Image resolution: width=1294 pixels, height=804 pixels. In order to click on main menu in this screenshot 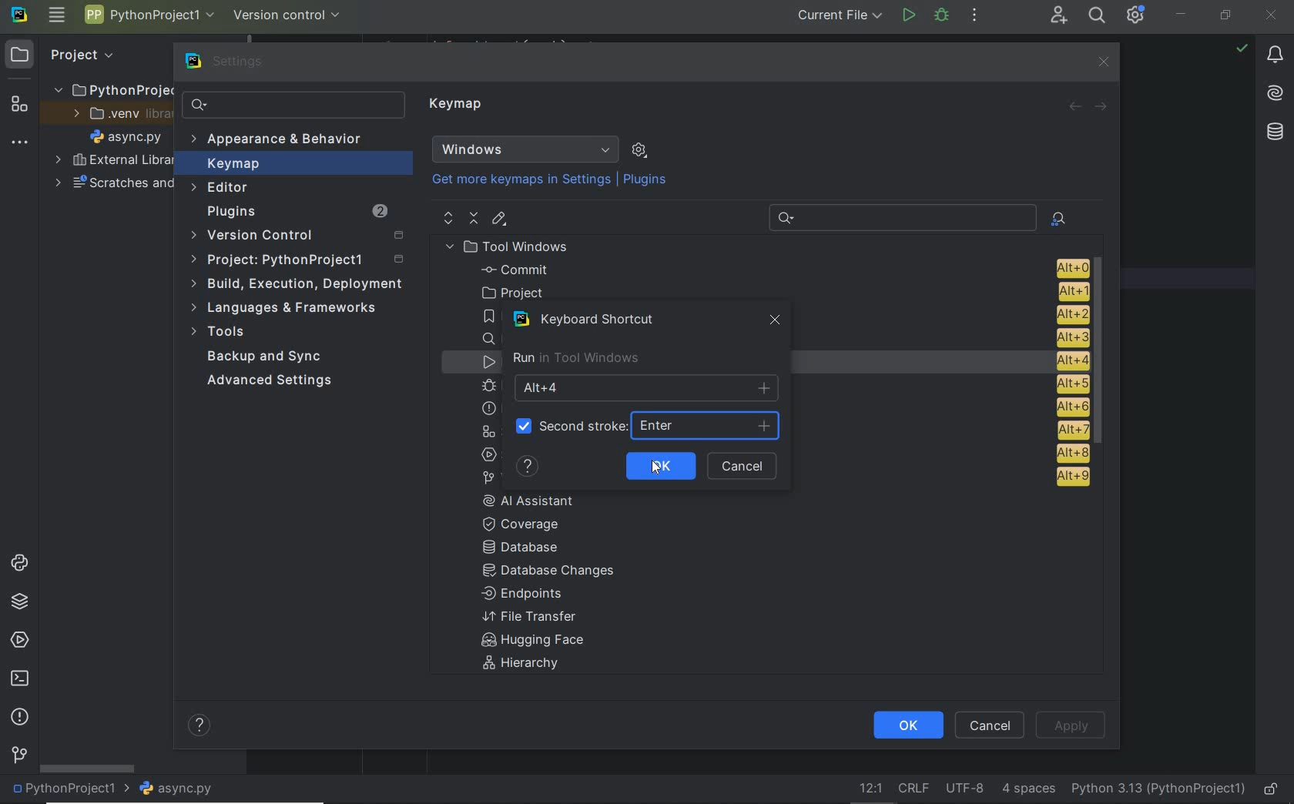, I will do `click(56, 16)`.